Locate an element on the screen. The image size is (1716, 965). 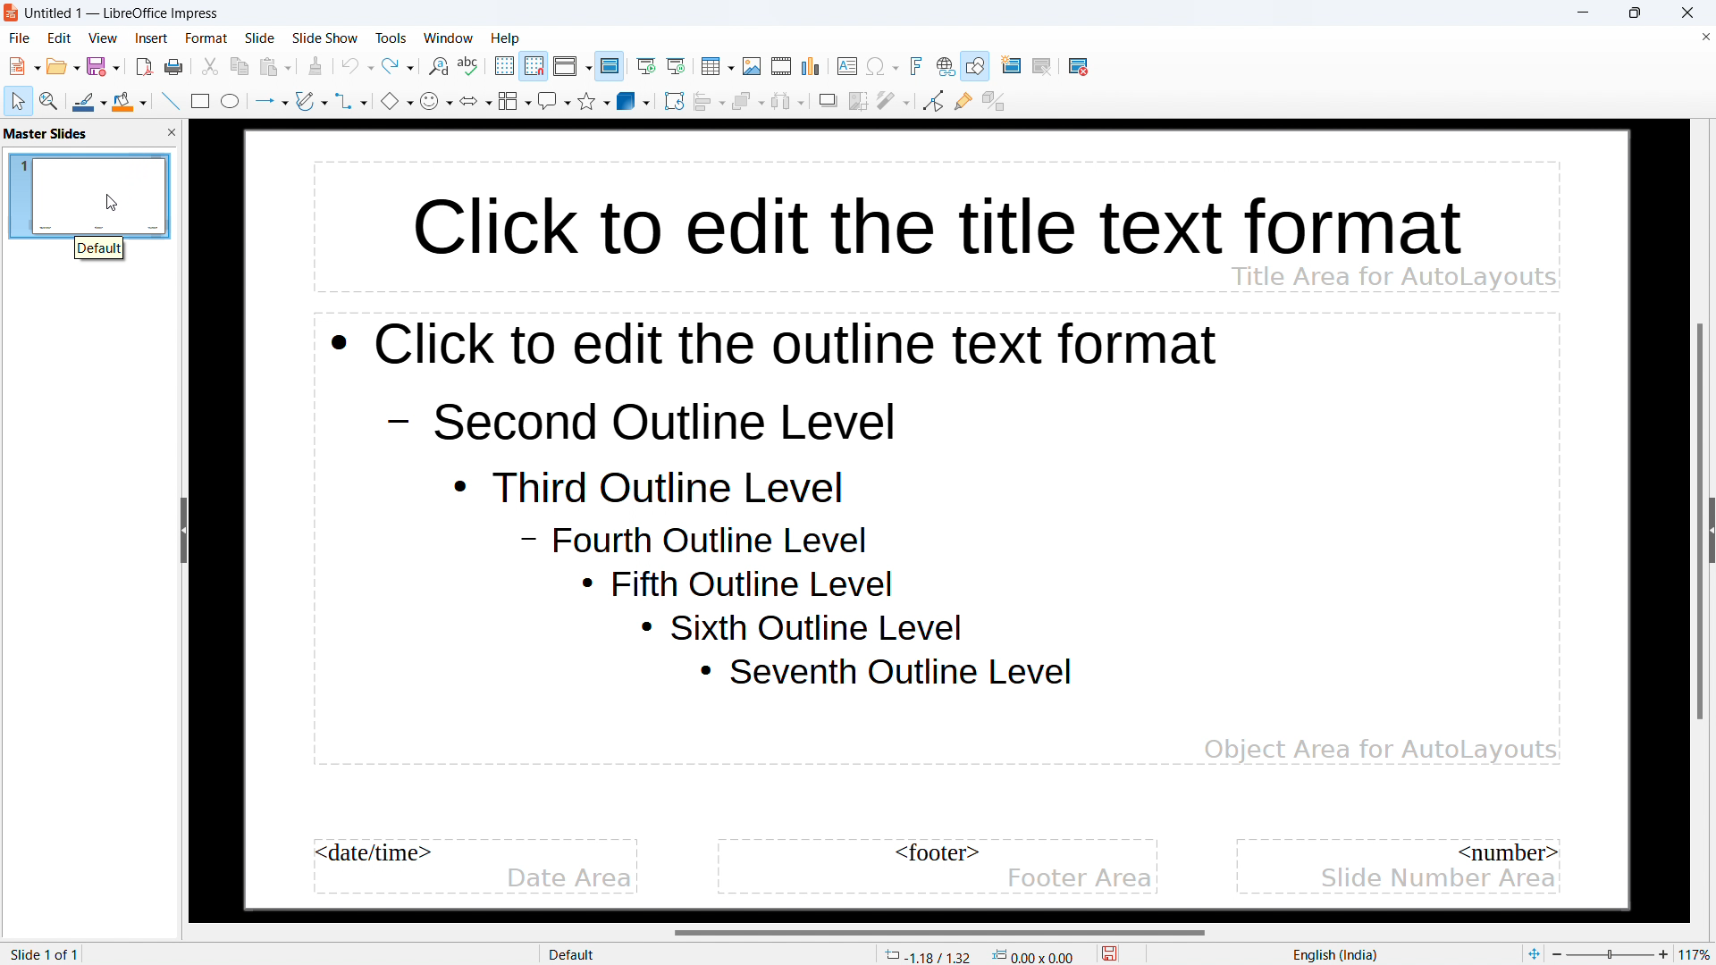
align objects is located at coordinates (708, 102).